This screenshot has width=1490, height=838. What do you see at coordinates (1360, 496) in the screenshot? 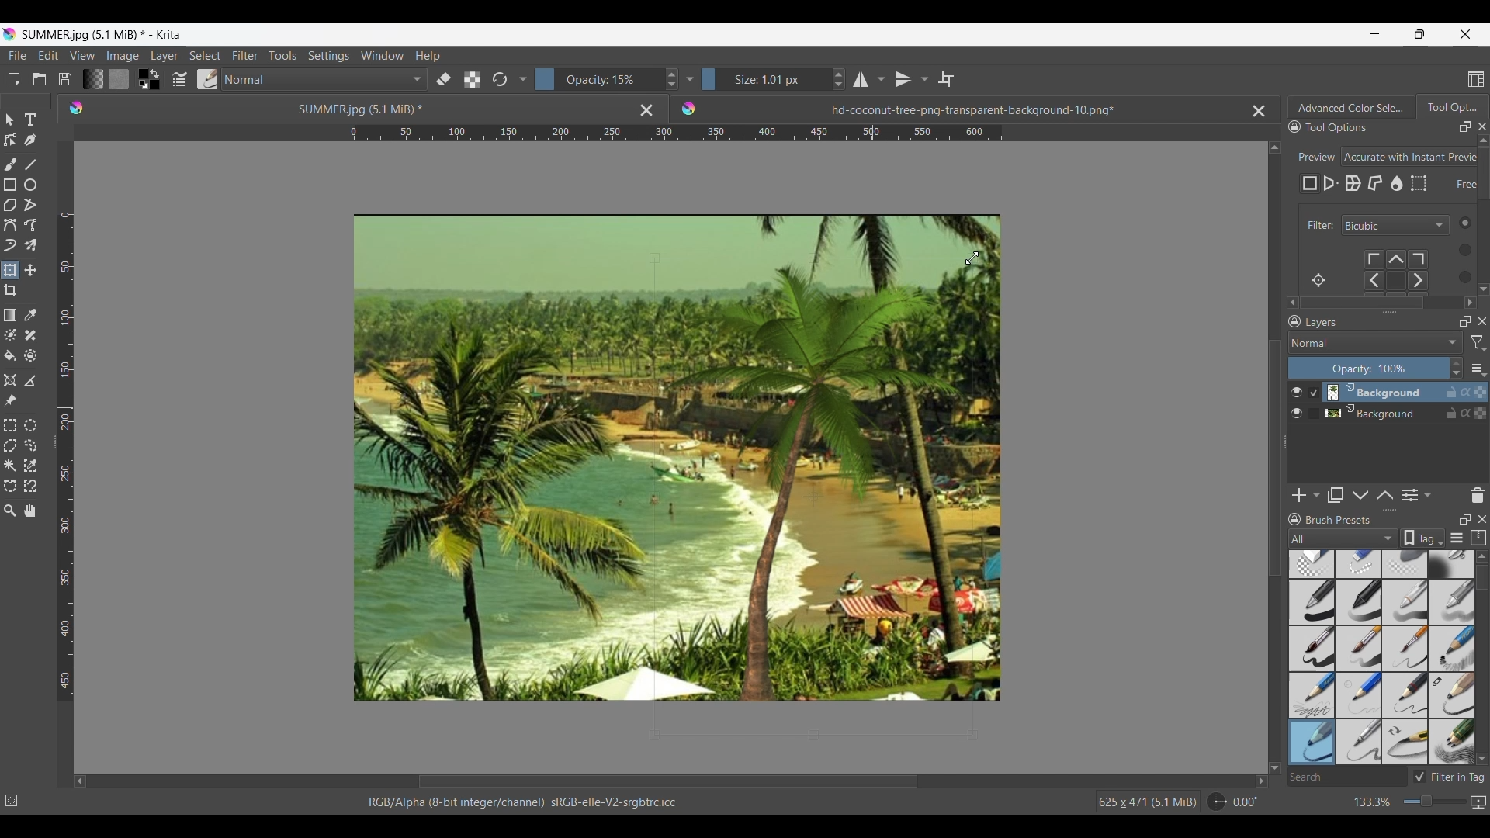
I see `Move layer/mask down` at bounding box center [1360, 496].